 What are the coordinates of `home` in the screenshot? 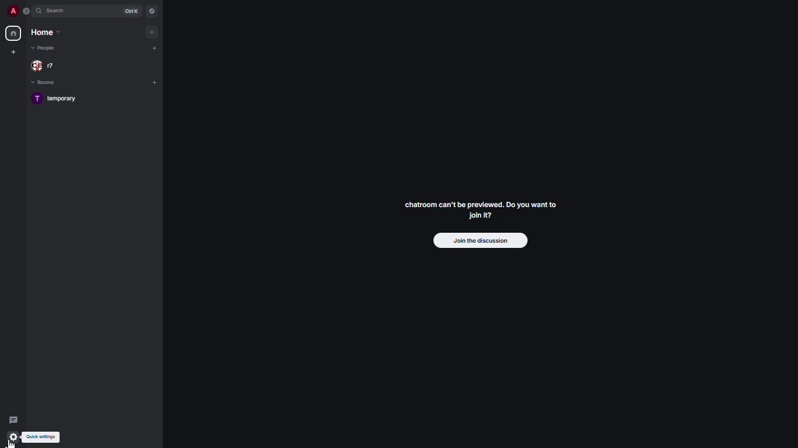 It's located at (13, 34).